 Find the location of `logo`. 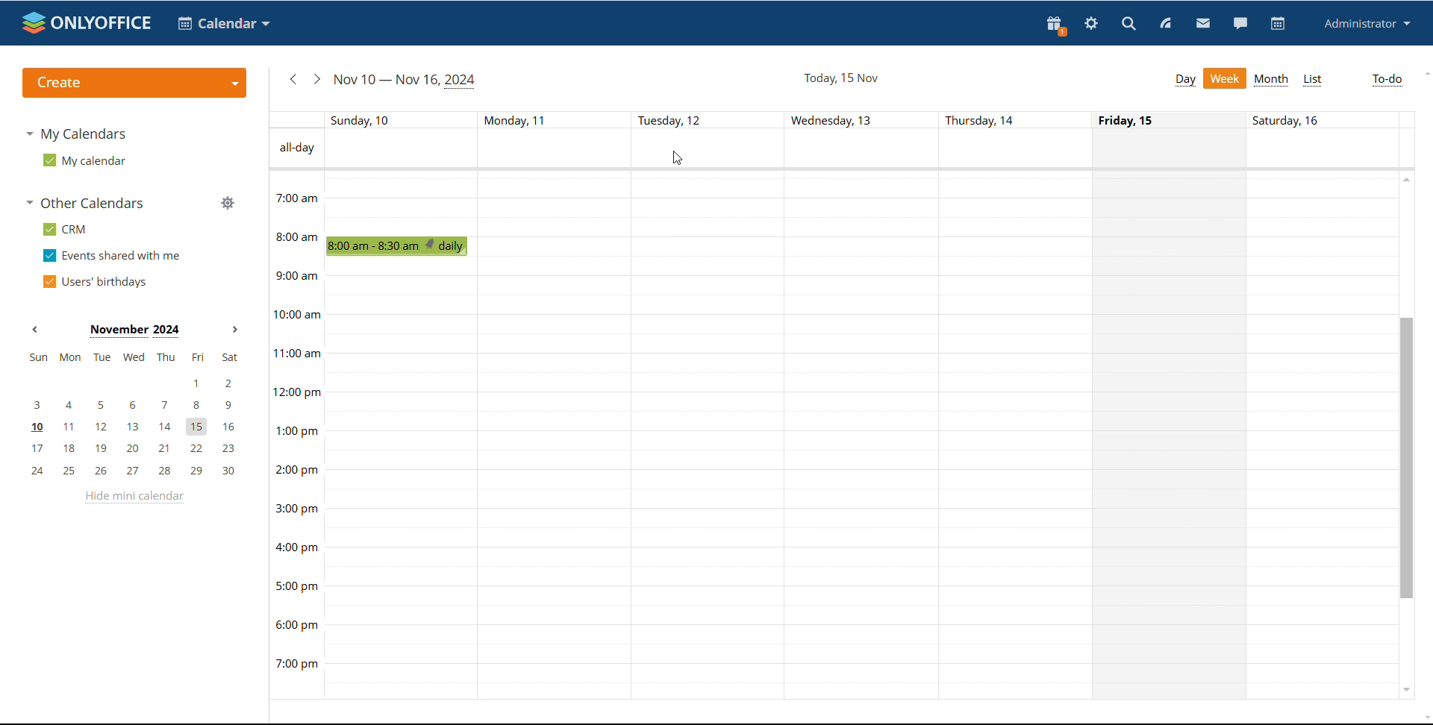

logo is located at coordinates (87, 24).